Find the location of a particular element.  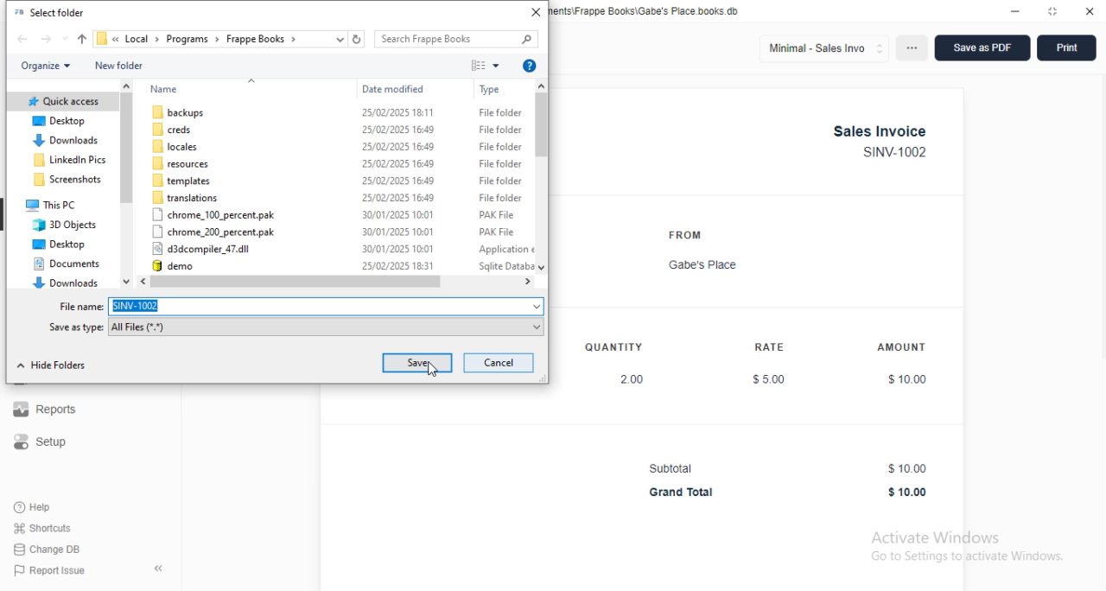

RATE is located at coordinates (771, 346).